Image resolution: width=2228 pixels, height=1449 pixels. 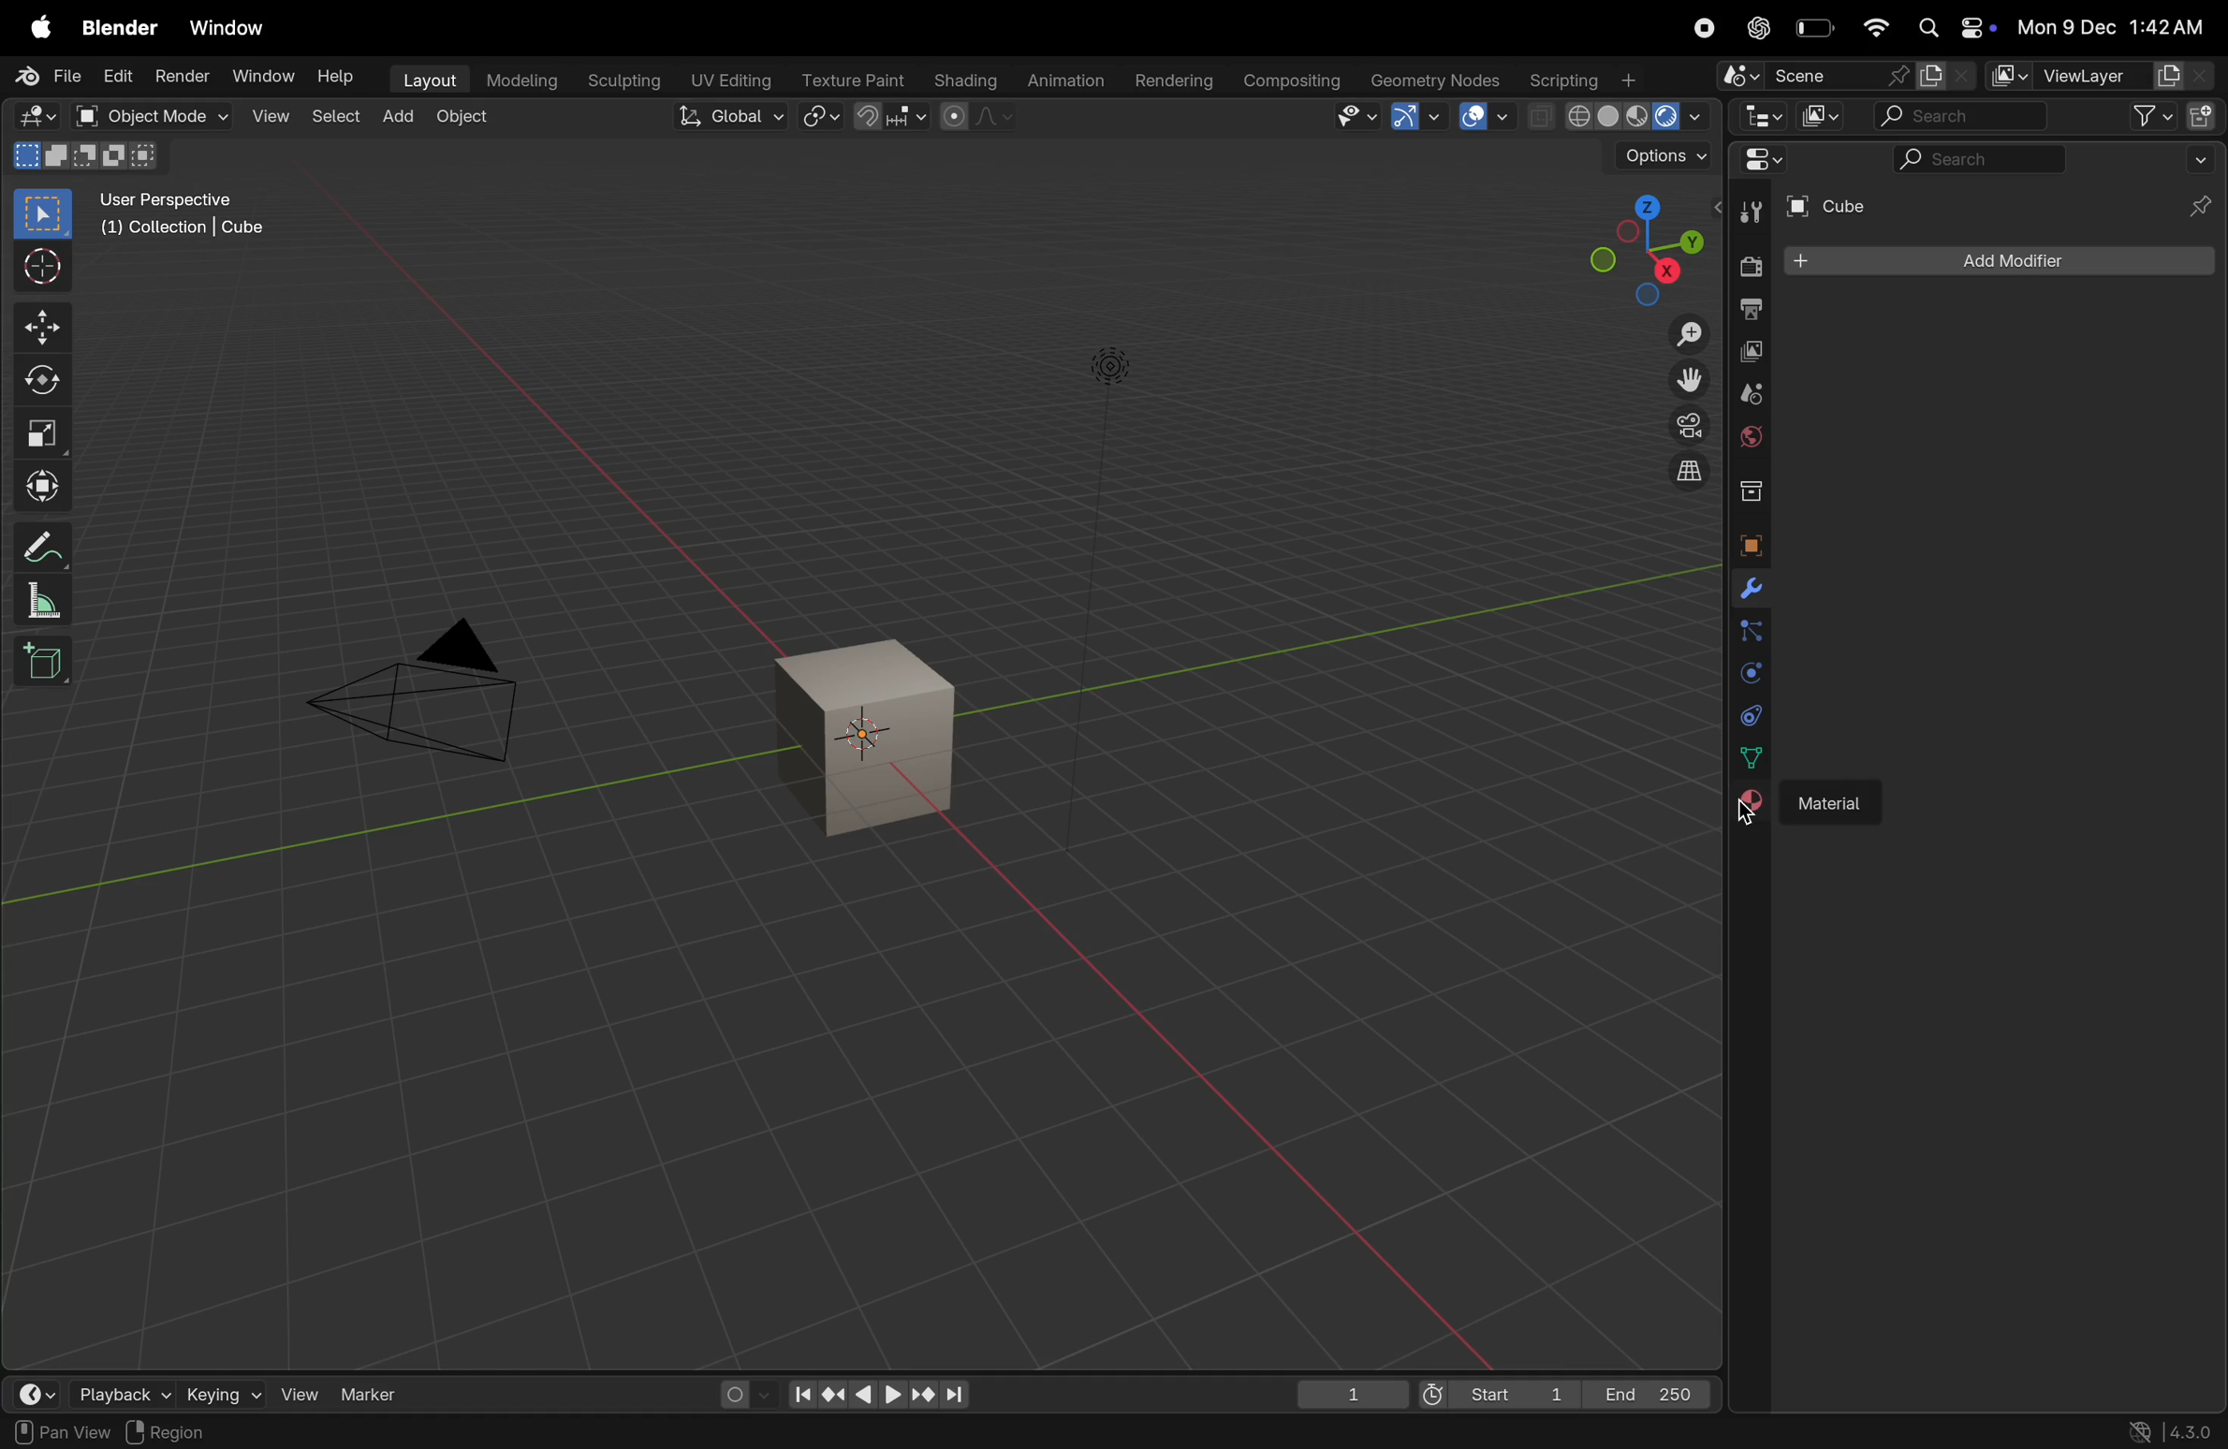 What do you see at coordinates (424, 695) in the screenshot?
I see `perspective camera` at bounding box center [424, 695].